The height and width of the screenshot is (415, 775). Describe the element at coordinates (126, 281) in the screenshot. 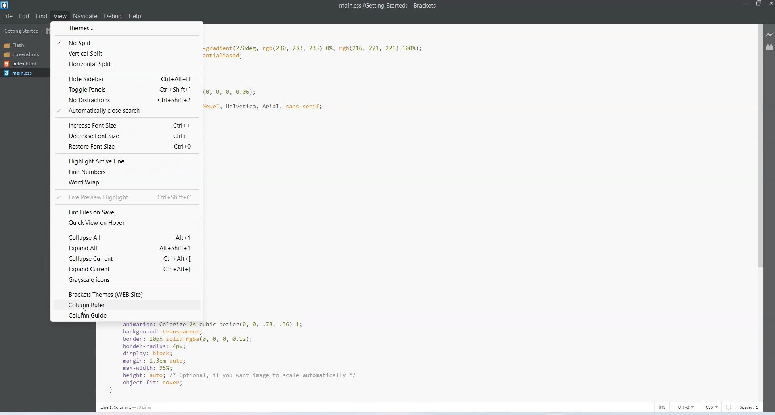

I see `Grayscale icons` at that location.